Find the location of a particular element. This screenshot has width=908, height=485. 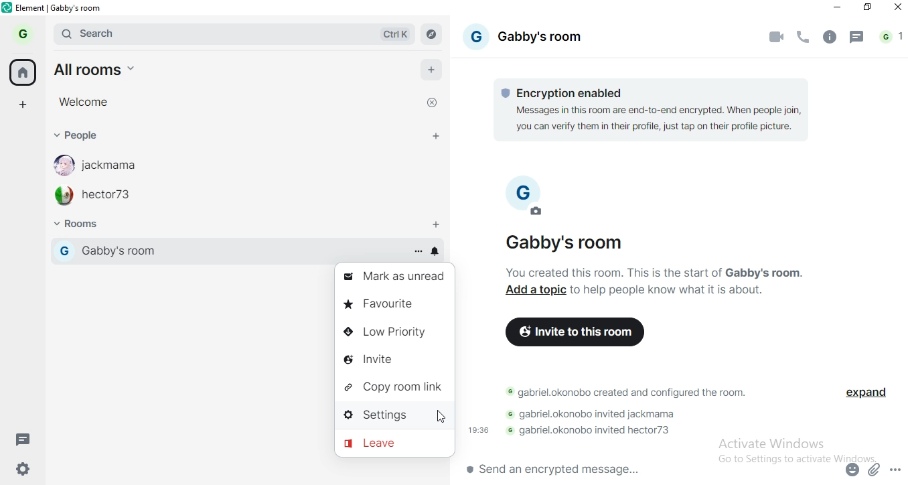

profile is located at coordinates (21, 33).